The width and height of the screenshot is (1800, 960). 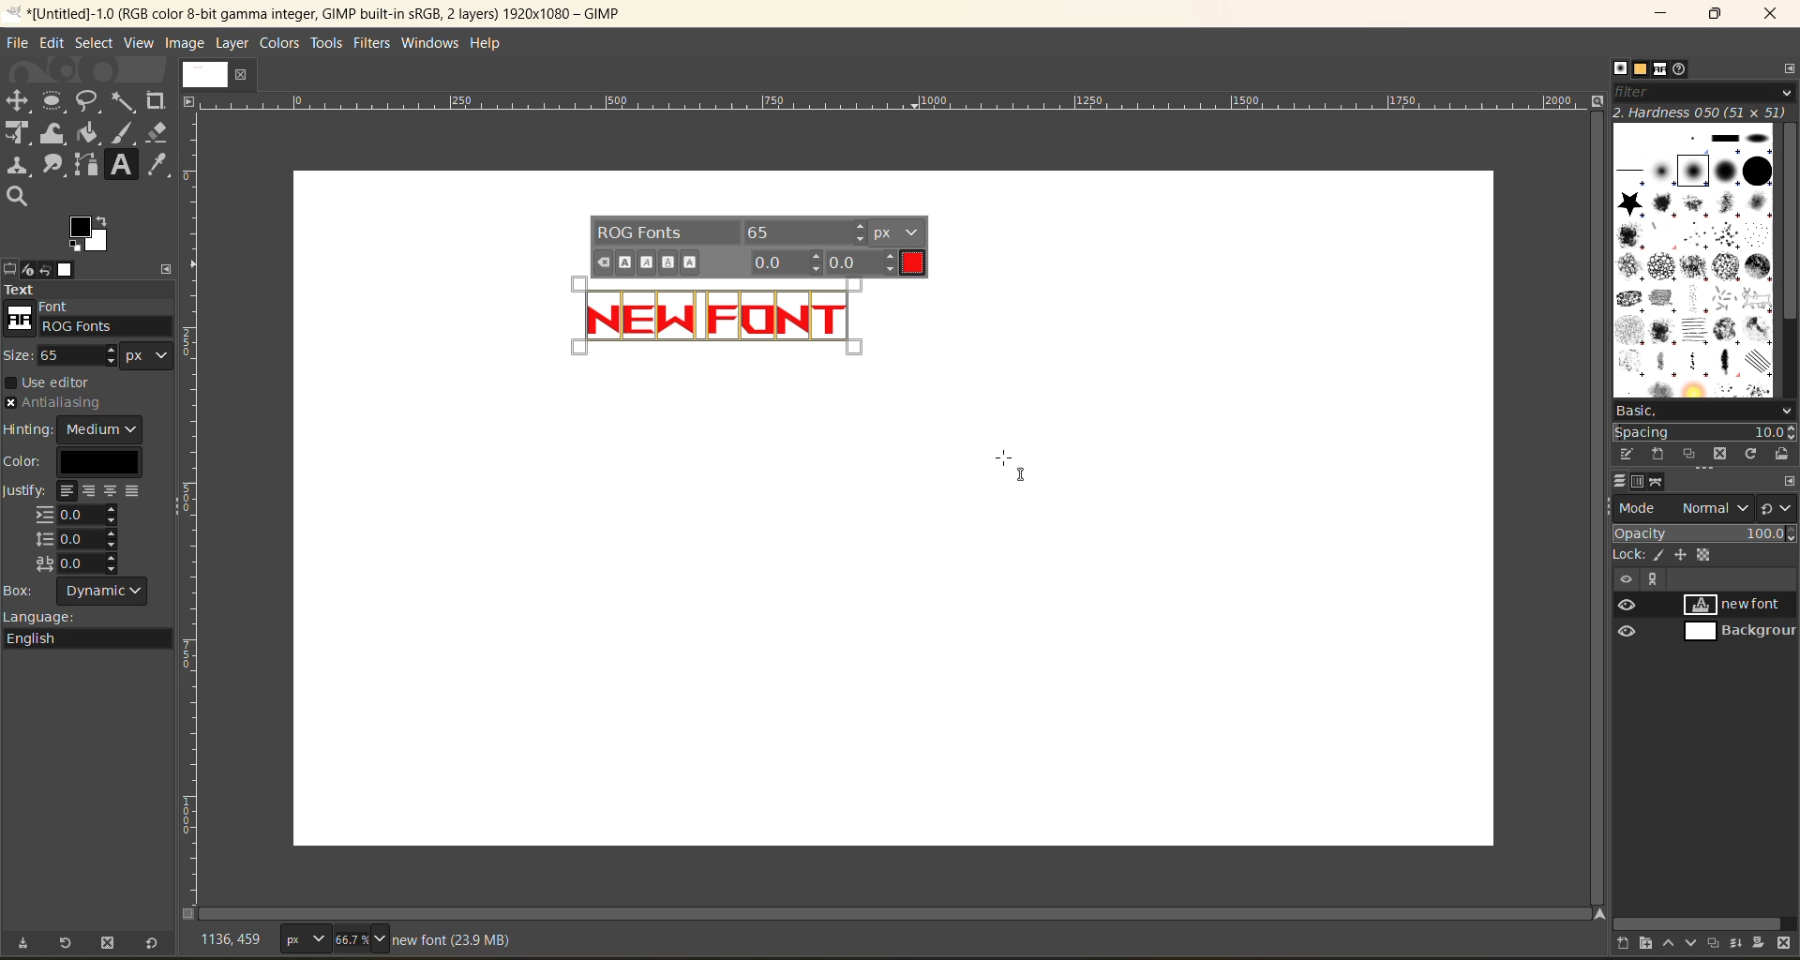 I want to click on active foreground/background color, so click(x=93, y=236).